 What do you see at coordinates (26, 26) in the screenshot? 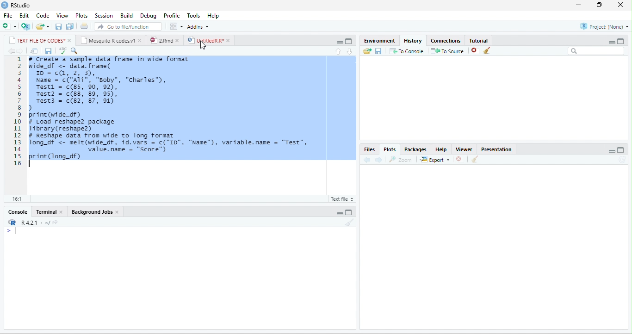
I see `new project` at bounding box center [26, 26].